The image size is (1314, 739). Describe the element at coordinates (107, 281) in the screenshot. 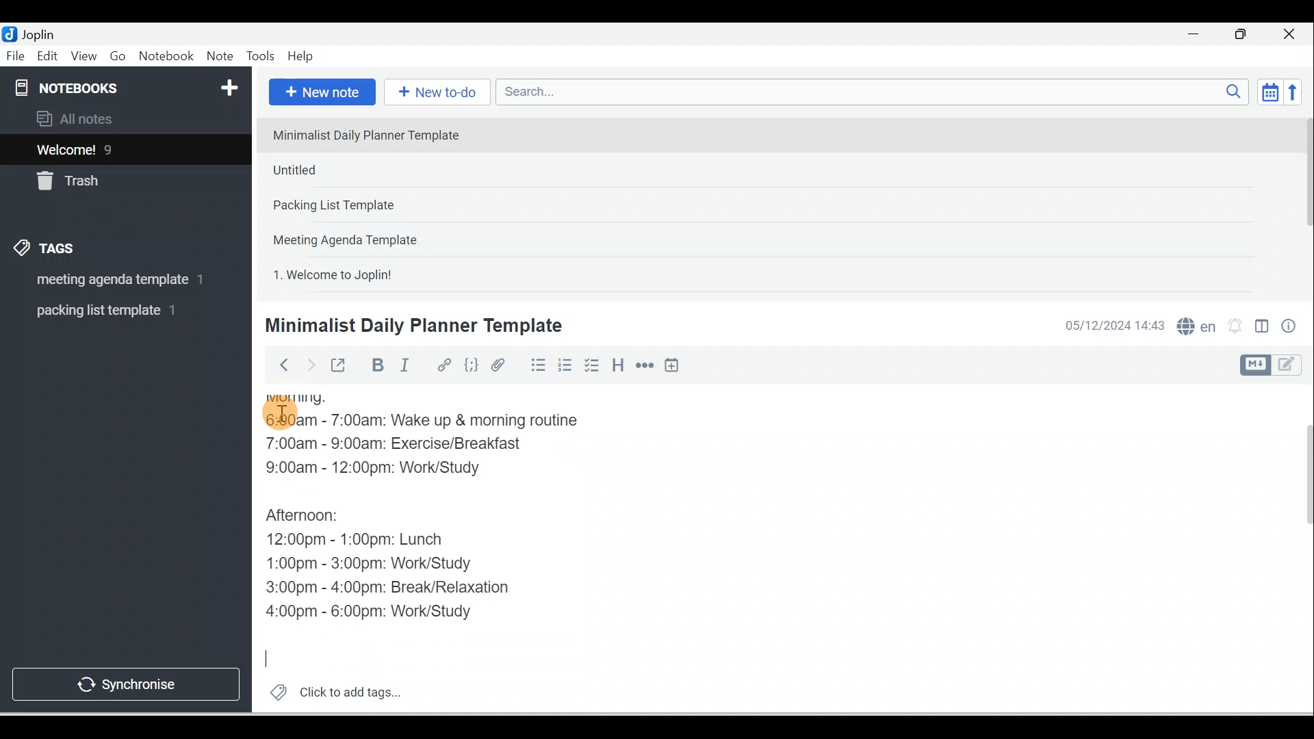

I see `Tag 1` at that location.